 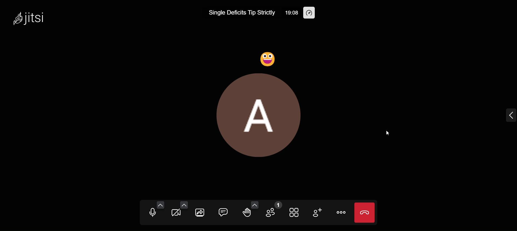 What do you see at coordinates (223, 212) in the screenshot?
I see `open chat` at bounding box center [223, 212].